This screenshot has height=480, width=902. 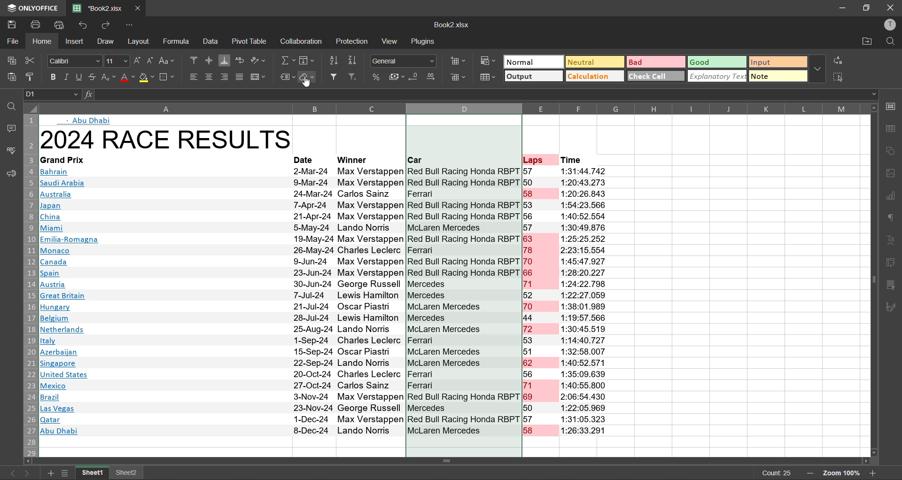 What do you see at coordinates (324, 194) in the screenshot?
I see `Australia 24-Mar-24 Carlos Sainz  |Ferrari 158 1:20:26.843` at bounding box center [324, 194].